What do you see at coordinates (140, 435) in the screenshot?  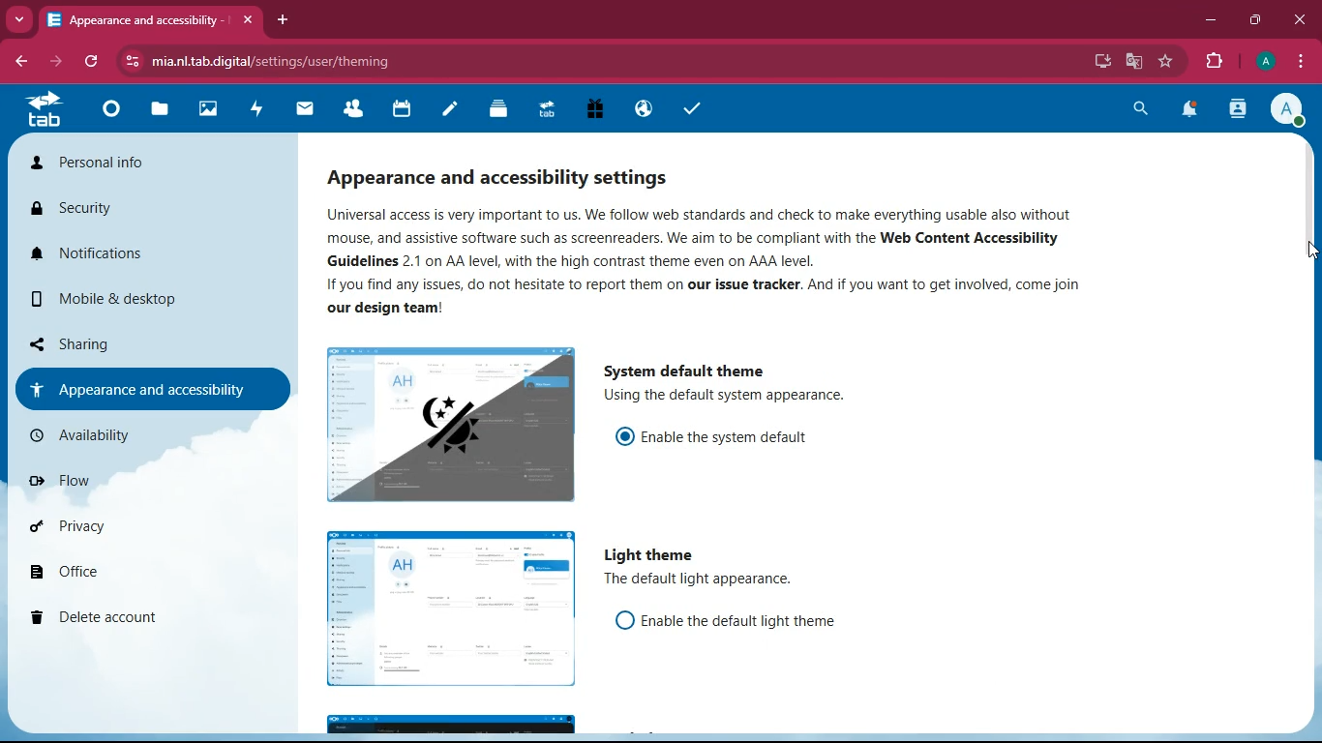 I see `availability` at bounding box center [140, 435].